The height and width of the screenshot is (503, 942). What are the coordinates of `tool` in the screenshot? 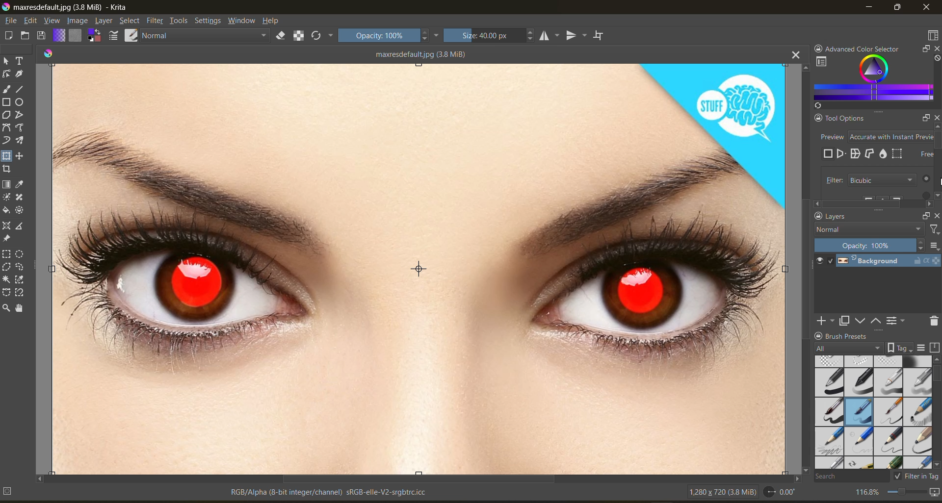 It's located at (7, 60).